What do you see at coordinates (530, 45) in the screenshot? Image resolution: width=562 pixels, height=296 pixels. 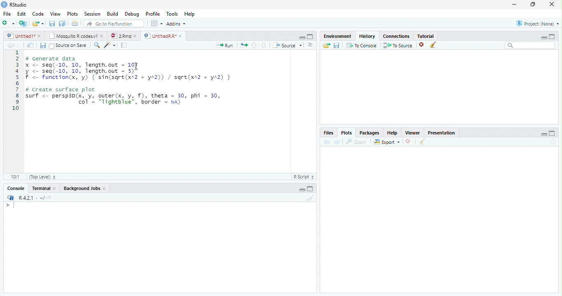 I see `Search bar` at bounding box center [530, 45].